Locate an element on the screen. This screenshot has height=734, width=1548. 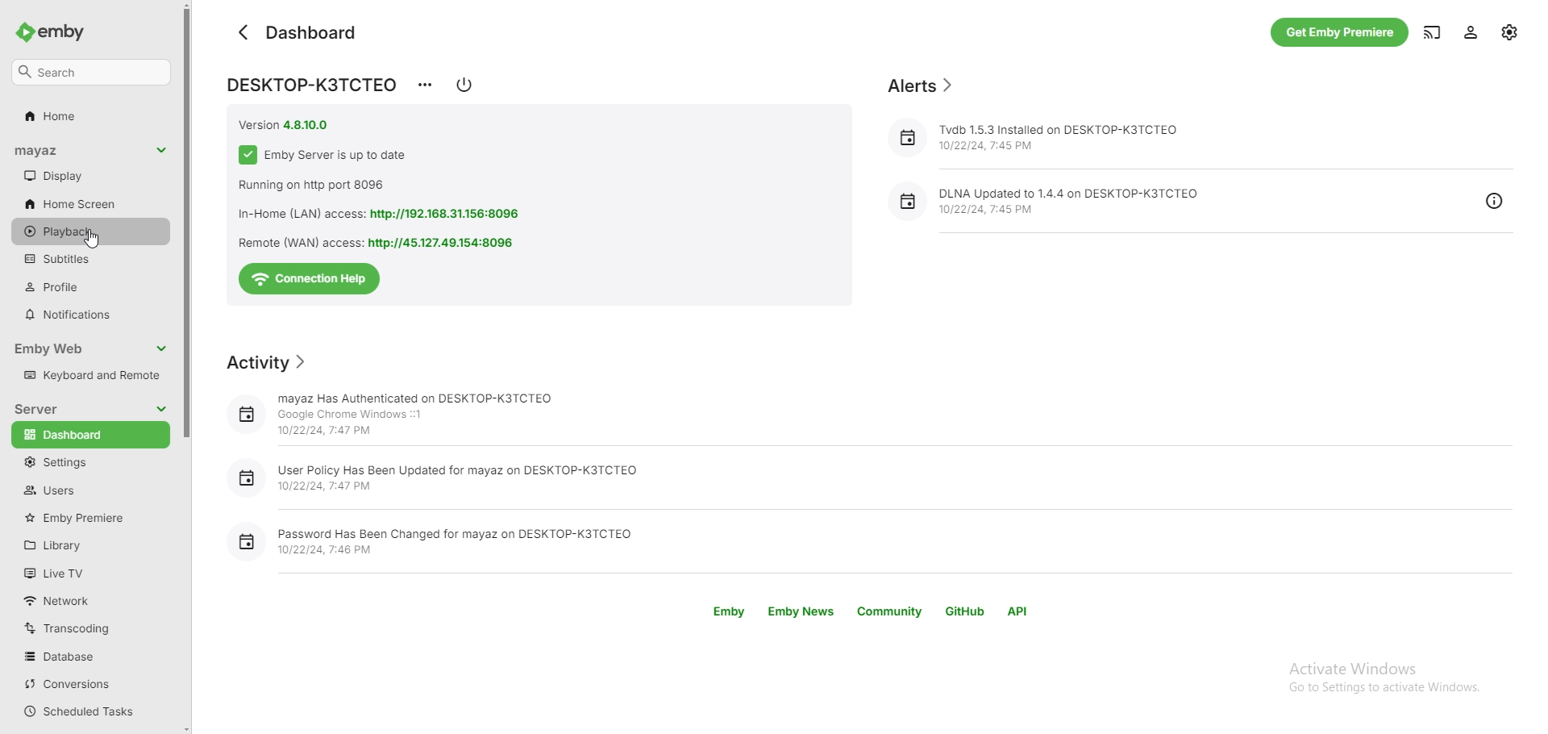
activity is located at coordinates (268, 362).